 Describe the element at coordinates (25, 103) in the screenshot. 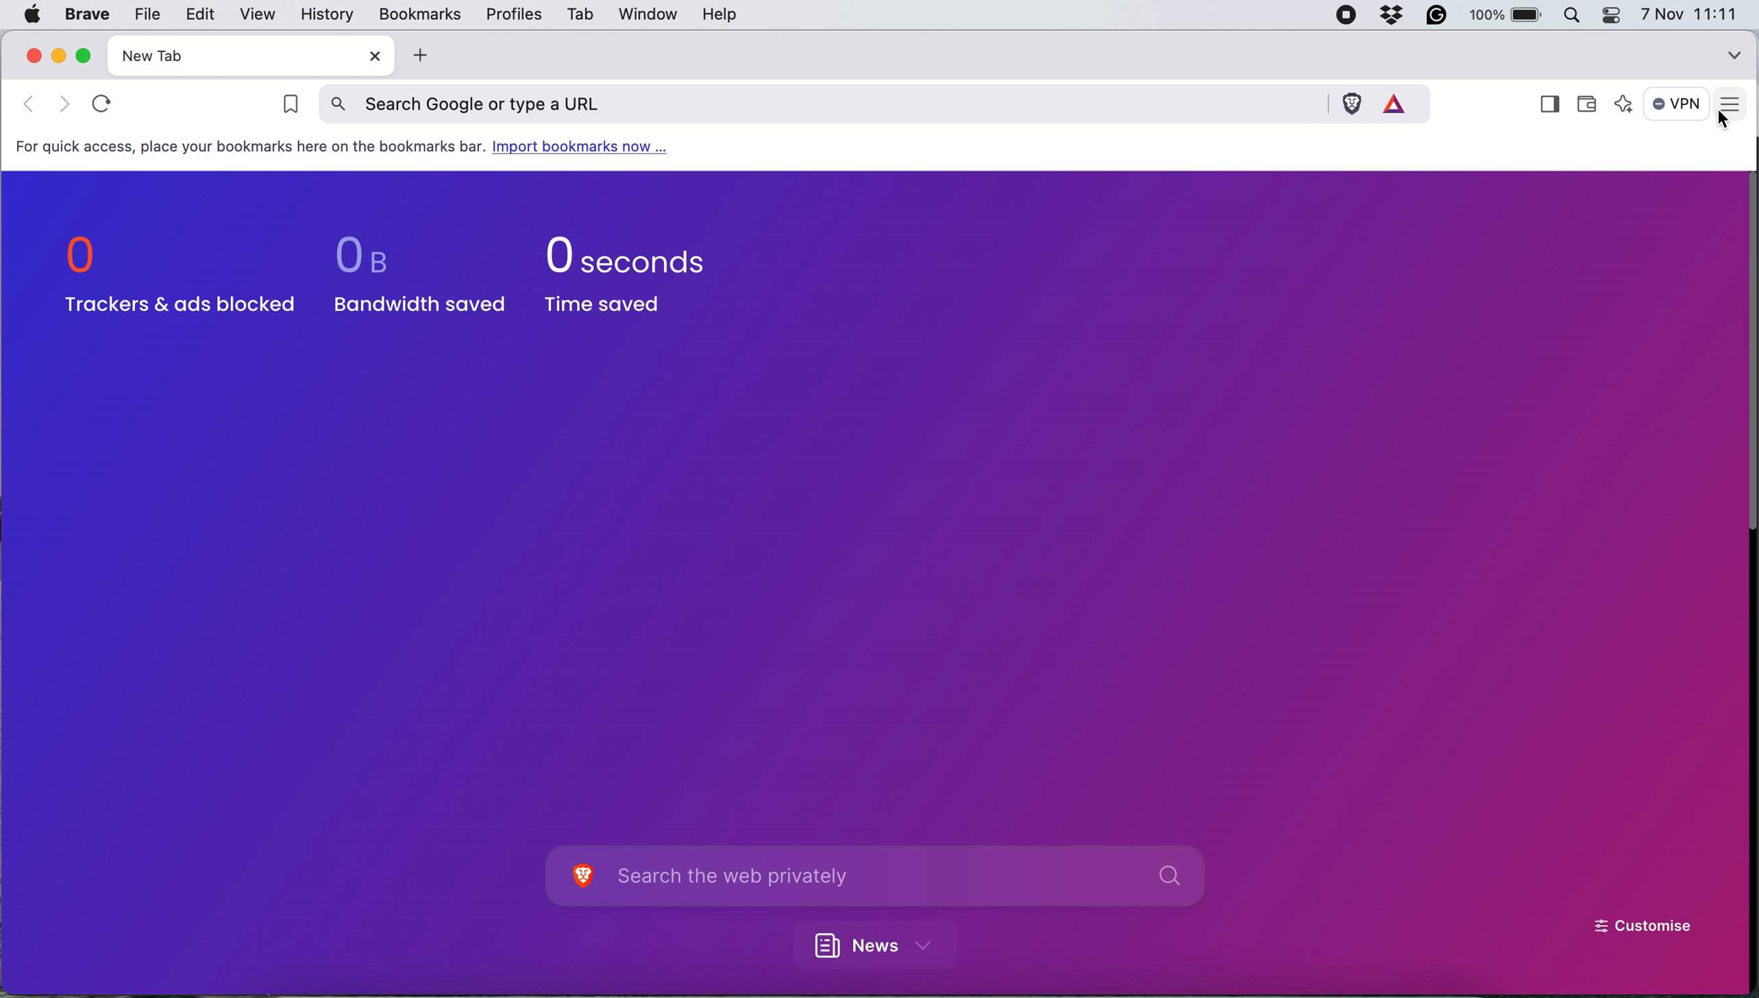

I see `click to go forward, hold to see history` at that location.